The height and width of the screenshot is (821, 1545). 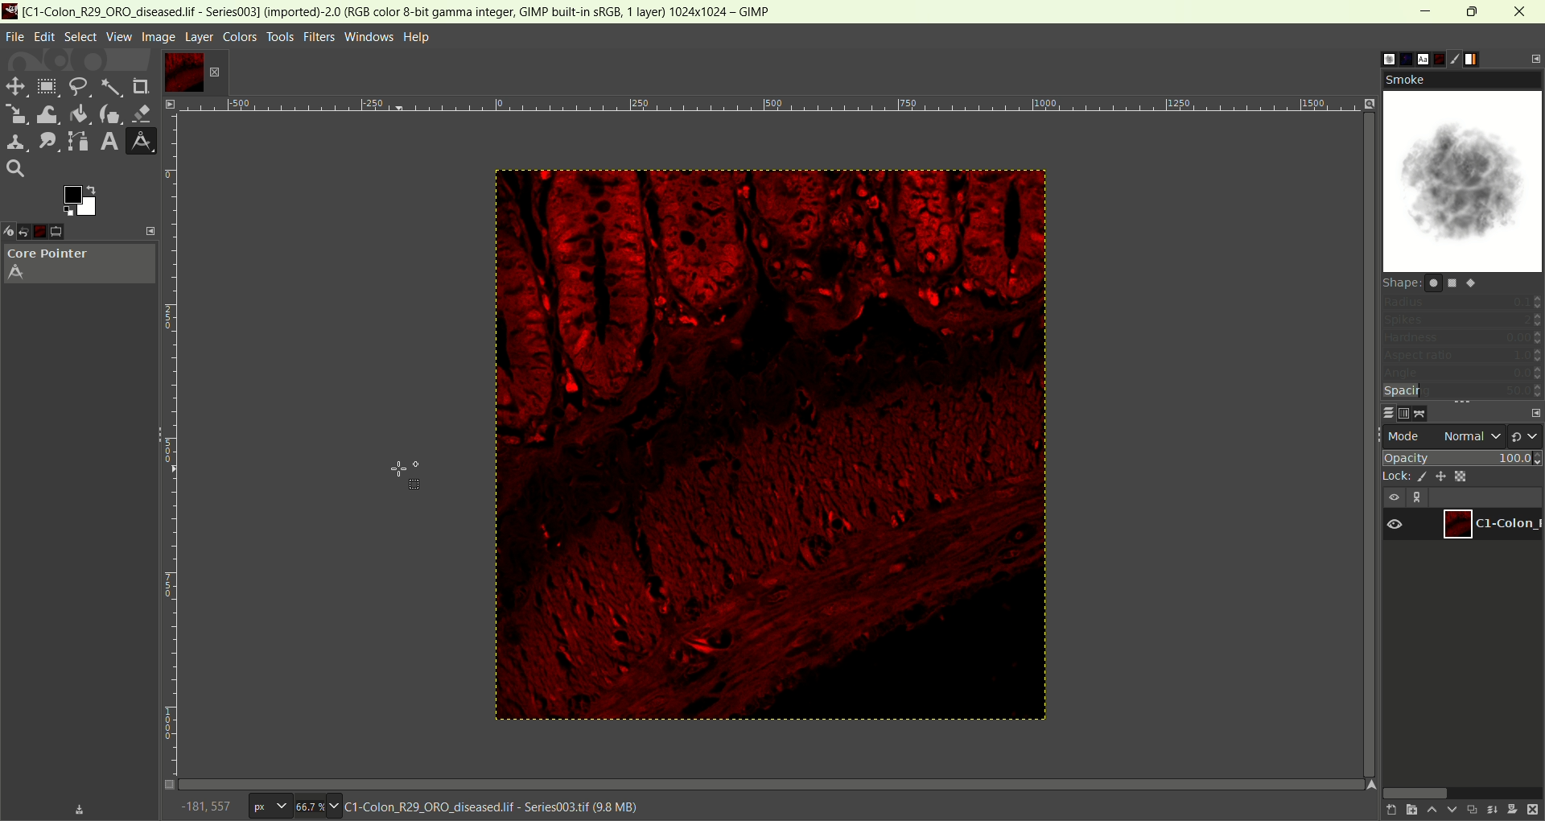 I want to click on raise this layer one step, so click(x=1431, y=811).